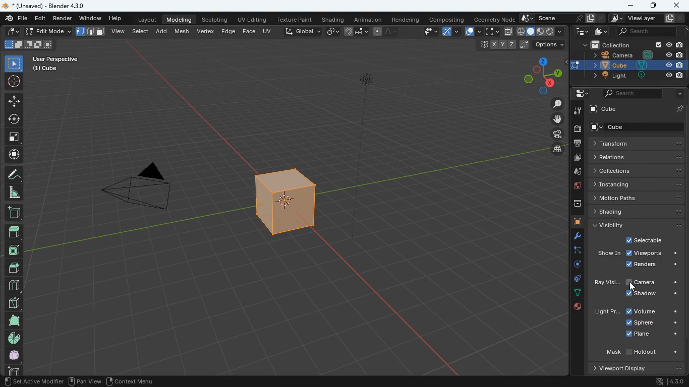 This screenshot has width=689, height=387. Describe the element at coordinates (653, 312) in the screenshot. I see `volume` at that location.